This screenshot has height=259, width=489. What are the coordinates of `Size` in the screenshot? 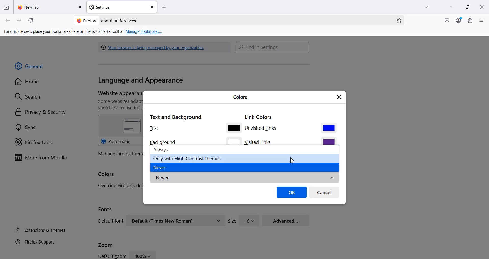 It's located at (232, 221).